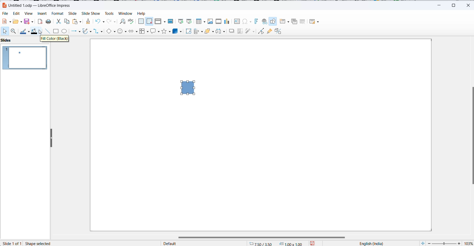 The image size is (474, 246). I want to click on Toggle extrusion, so click(279, 31).